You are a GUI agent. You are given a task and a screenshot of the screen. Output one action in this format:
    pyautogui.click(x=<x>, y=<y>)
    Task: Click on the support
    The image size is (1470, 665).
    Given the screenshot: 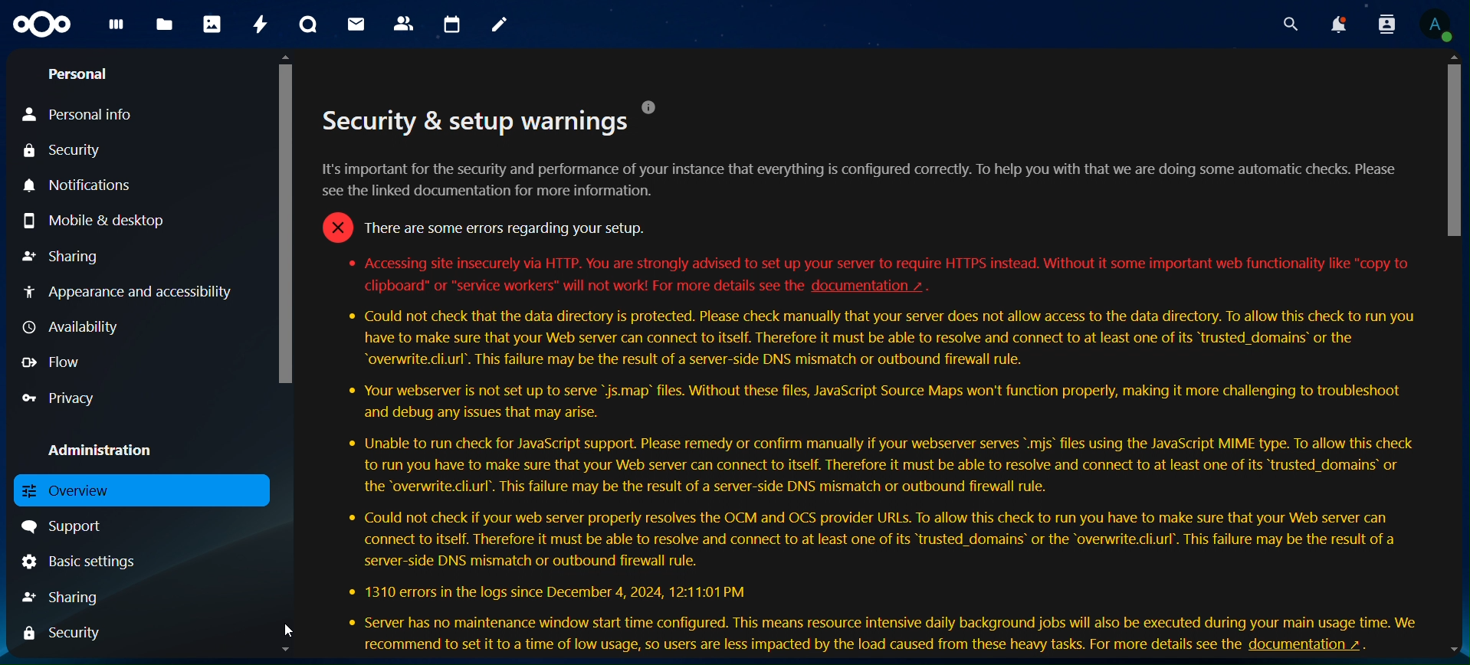 What is the action you would take?
    pyautogui.click(x=61, y=526)
    